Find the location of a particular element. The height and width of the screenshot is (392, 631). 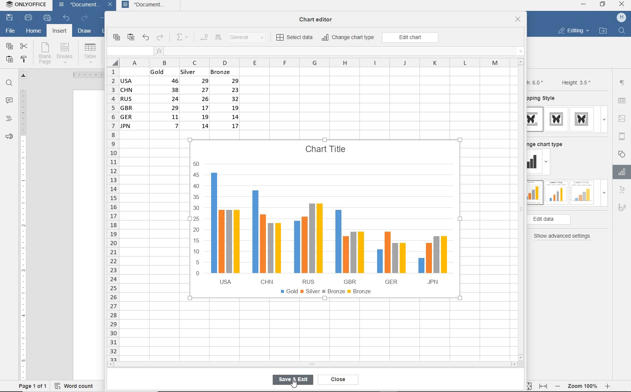

copy is located at coordinates (9, 47).